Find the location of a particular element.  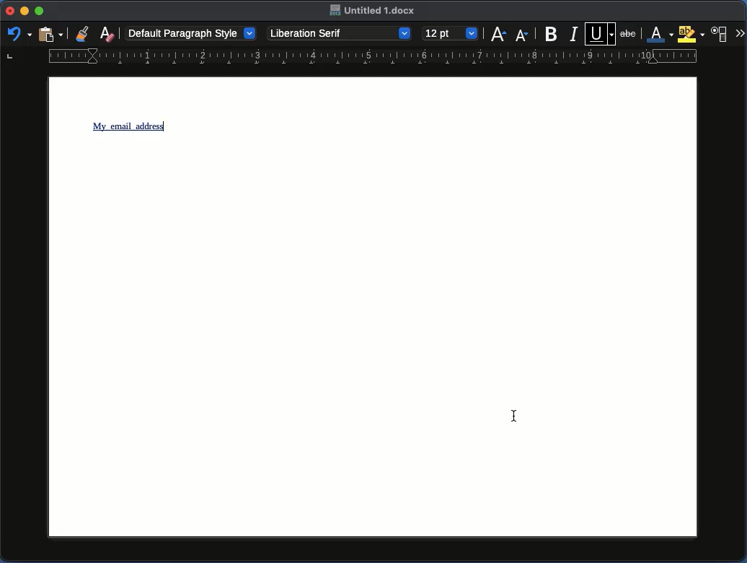

abc is located at coordinates (630, 32).